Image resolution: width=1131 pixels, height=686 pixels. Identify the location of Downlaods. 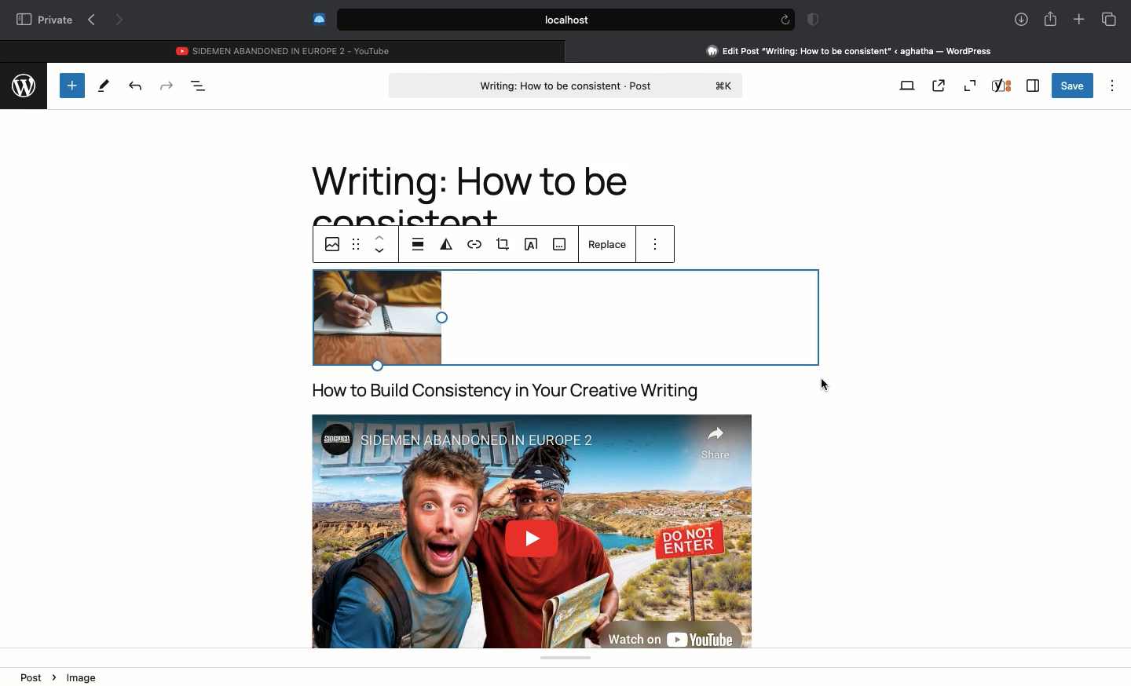
(1019, 20).